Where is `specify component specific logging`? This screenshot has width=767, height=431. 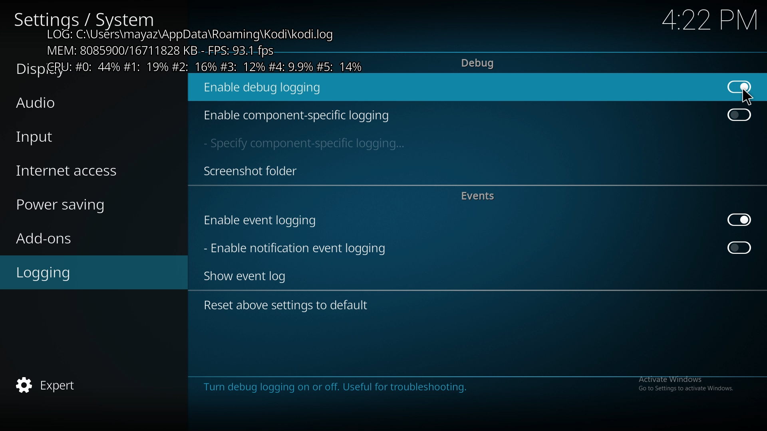 specify component specific logging is located at coordinates (308, 144).